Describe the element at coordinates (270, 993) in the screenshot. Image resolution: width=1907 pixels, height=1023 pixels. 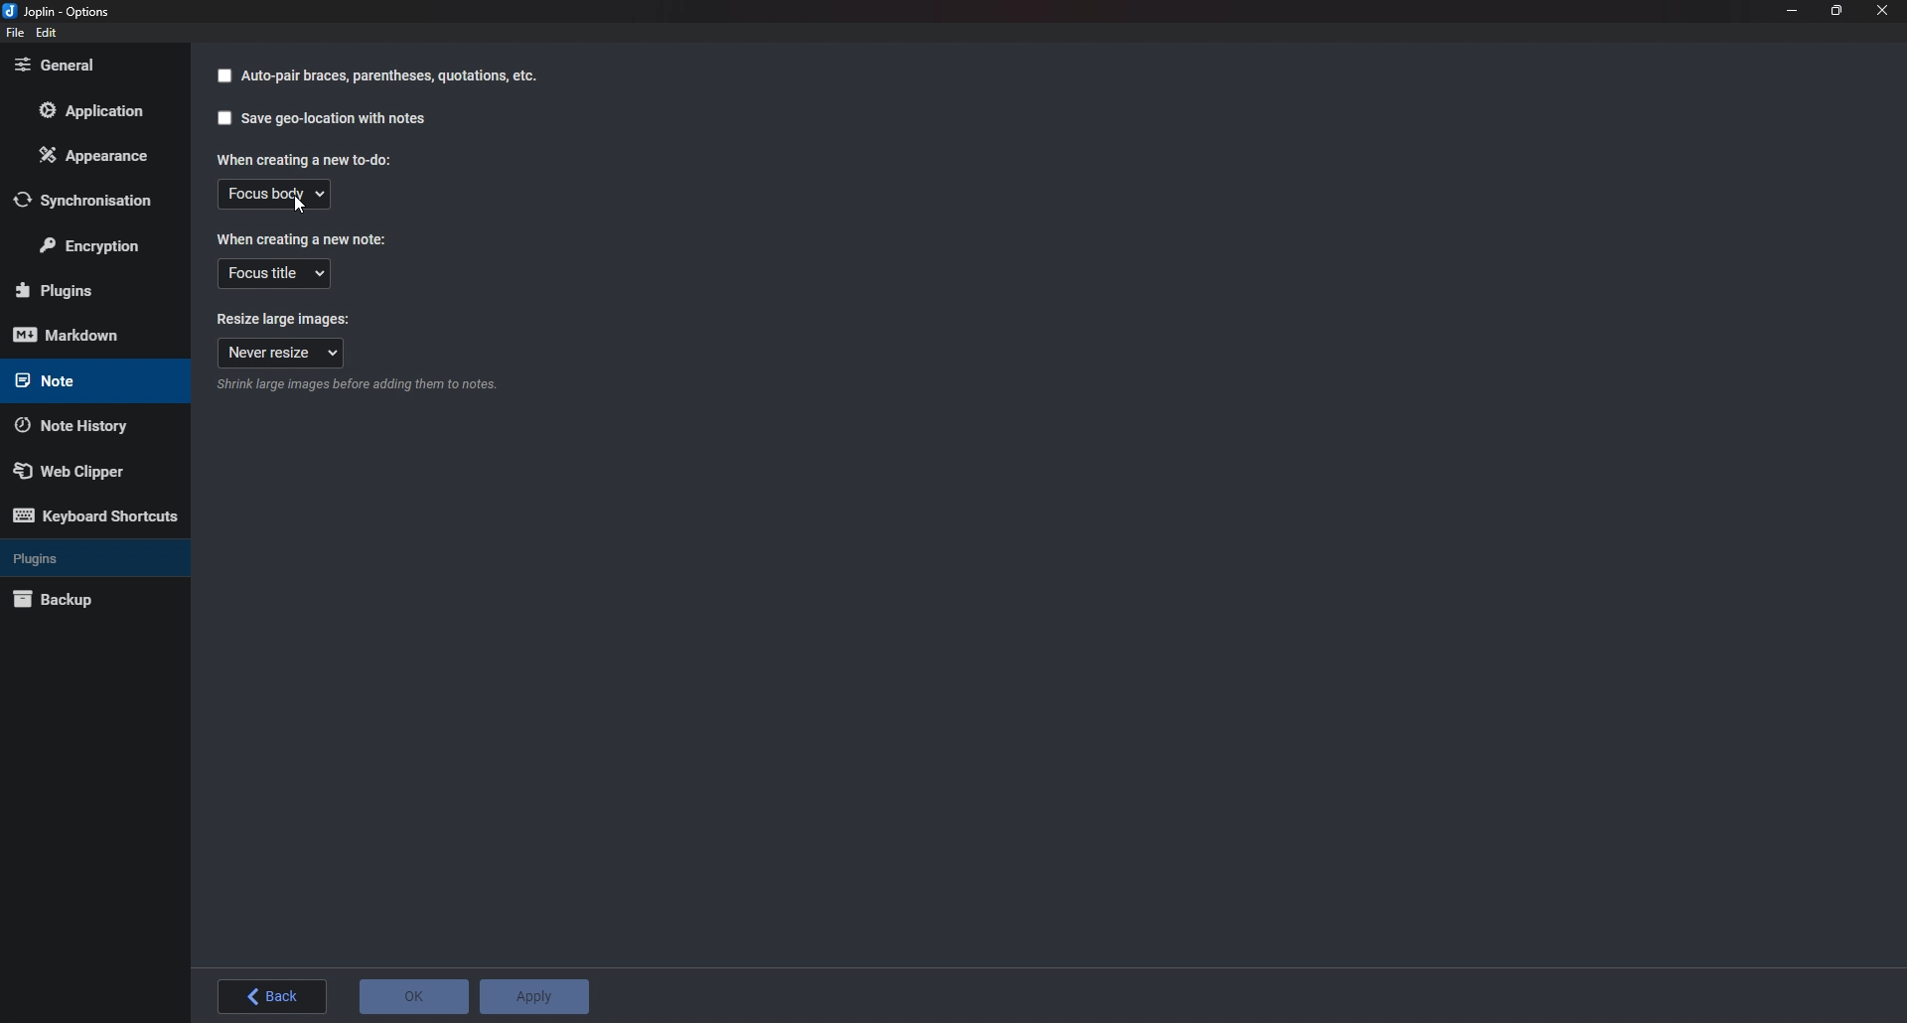
I see `back` at that location.